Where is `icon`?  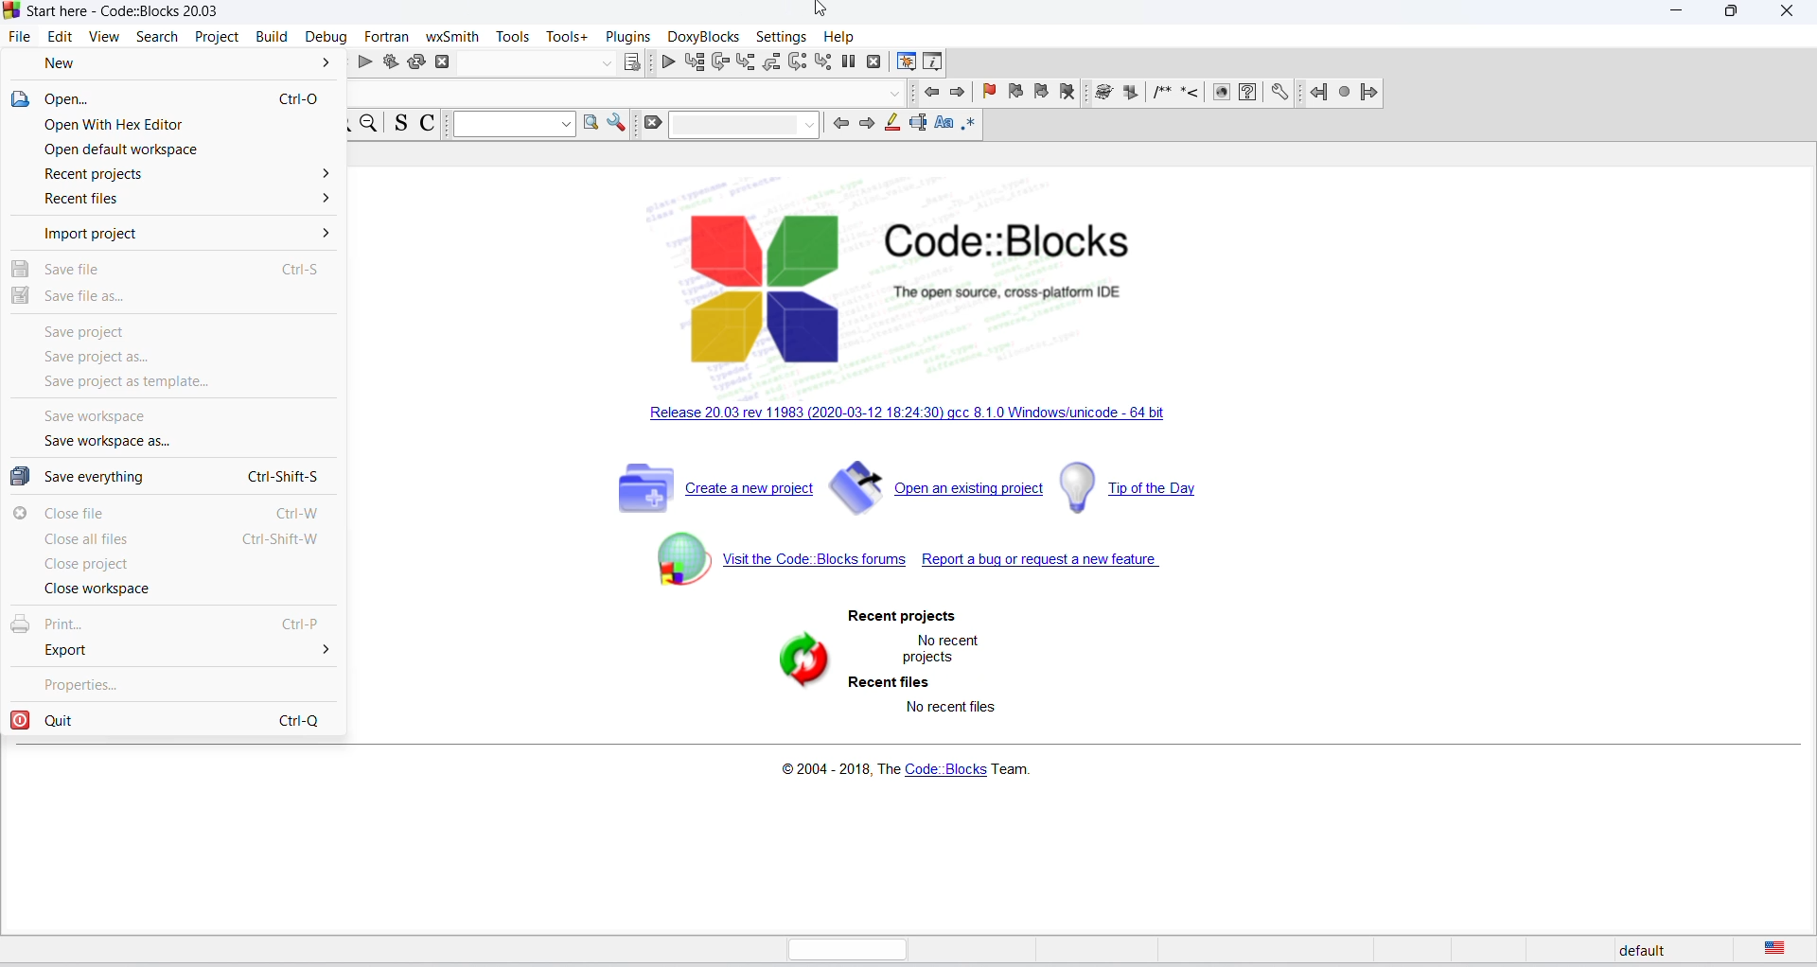
icon is located at coordinates (1161, 94).